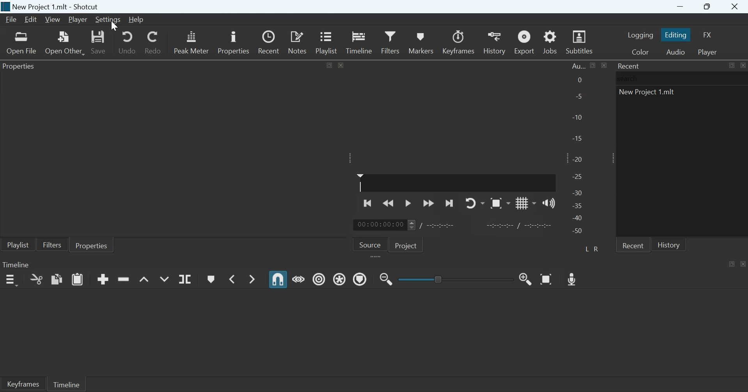 This screenshot has height=392, width=748. Describe the element at coordinates (379, 225) in the screenshot. I see `Timeline time` at that location.